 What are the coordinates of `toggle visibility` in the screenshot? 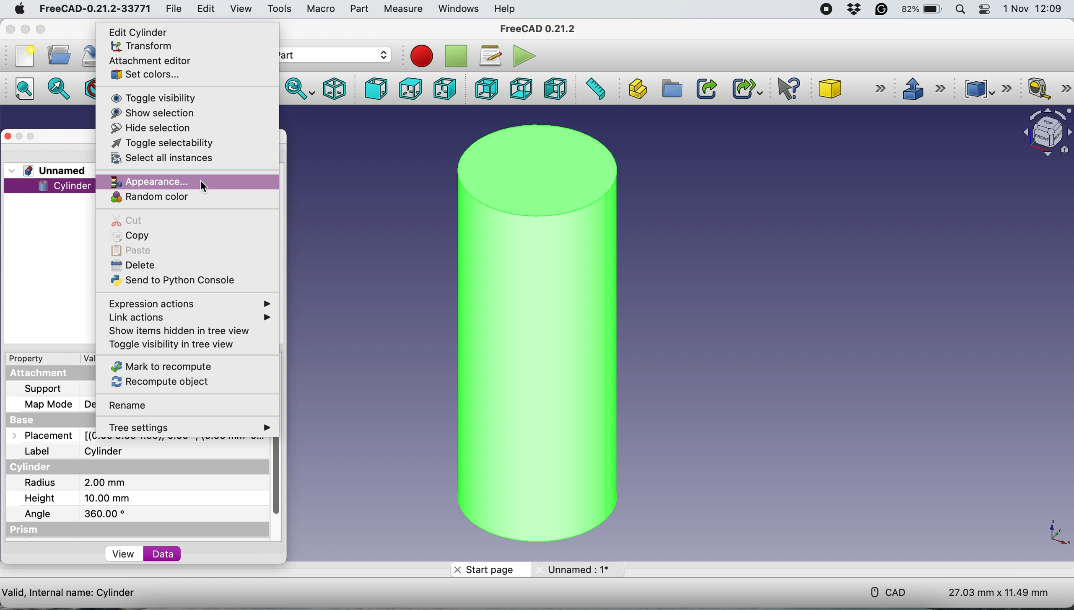 It's located at (155, 98).